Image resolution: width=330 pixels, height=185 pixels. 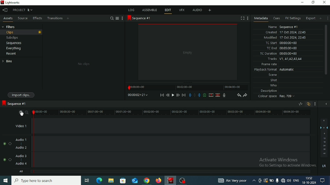 I want to click on Show/hide the full audio mix, so click(x=326, y=104).